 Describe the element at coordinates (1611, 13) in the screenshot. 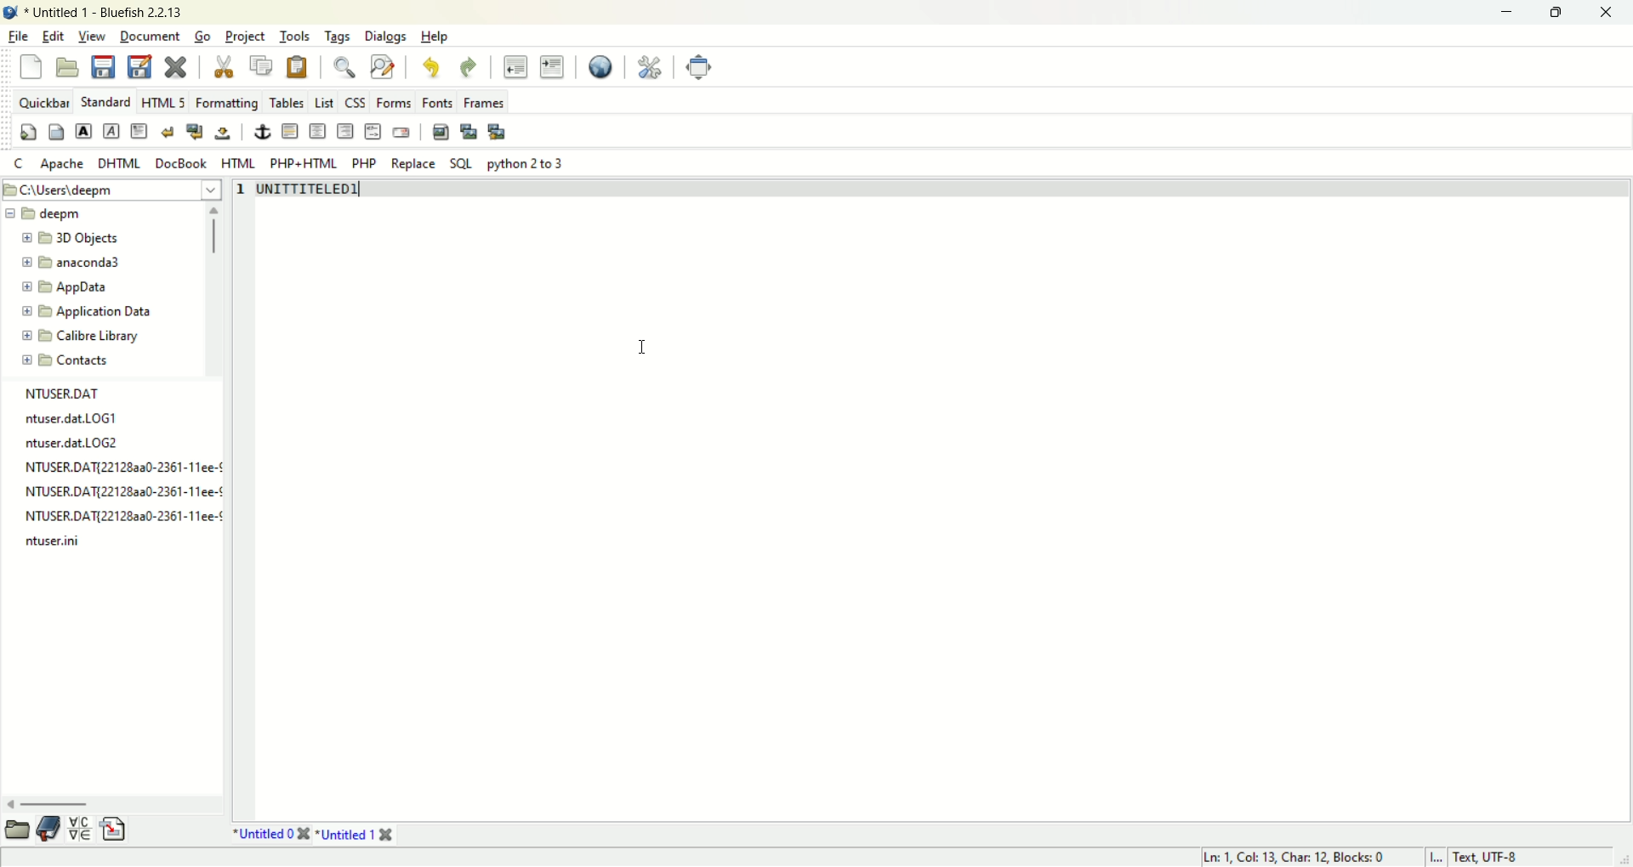

I see `close` at that location.